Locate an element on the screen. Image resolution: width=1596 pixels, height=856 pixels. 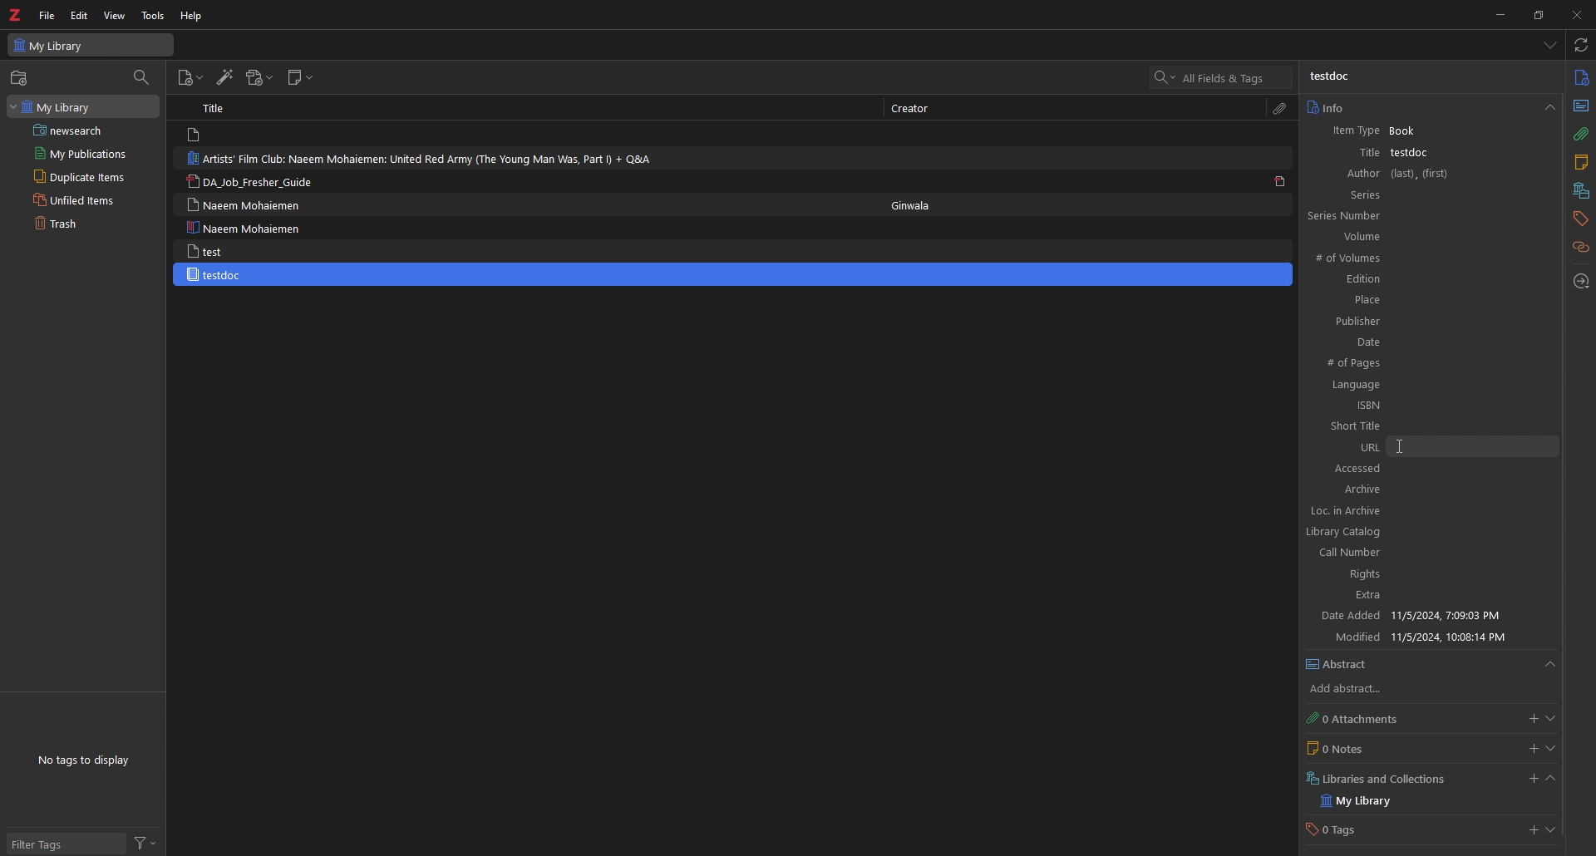
abstract is located at coordinates (1431, 665).